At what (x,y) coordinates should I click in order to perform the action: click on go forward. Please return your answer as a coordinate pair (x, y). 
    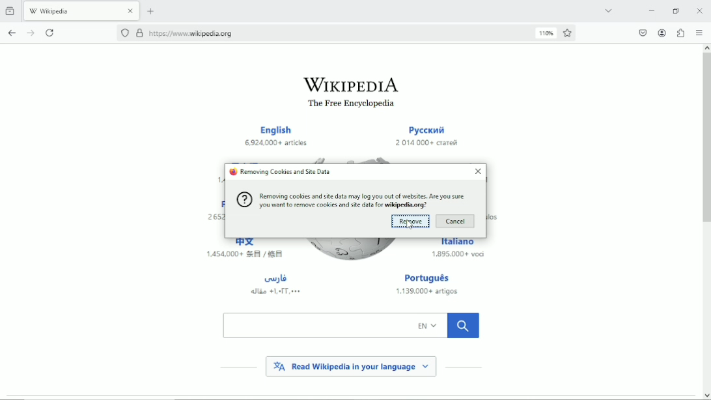
    Looking at the image, I should click on (31, 33).